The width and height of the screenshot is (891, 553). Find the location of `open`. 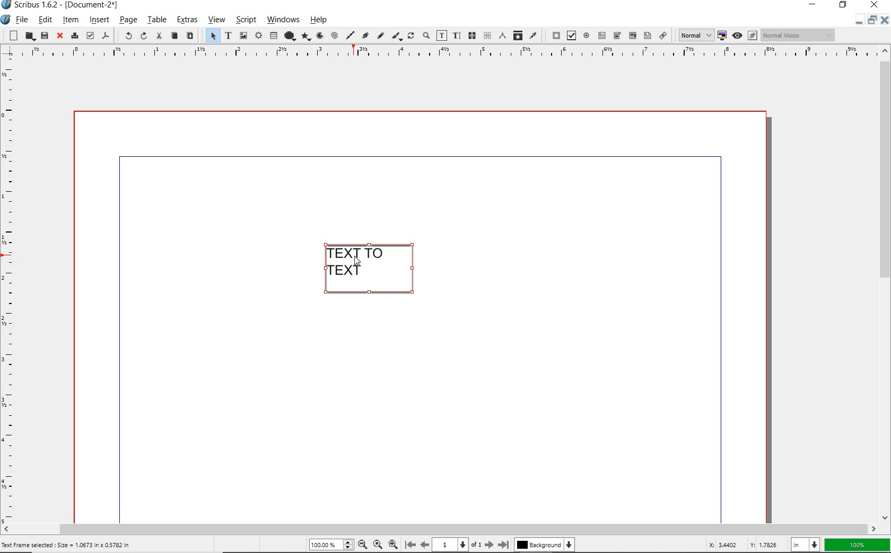

open is located at coordinates (30, 36).